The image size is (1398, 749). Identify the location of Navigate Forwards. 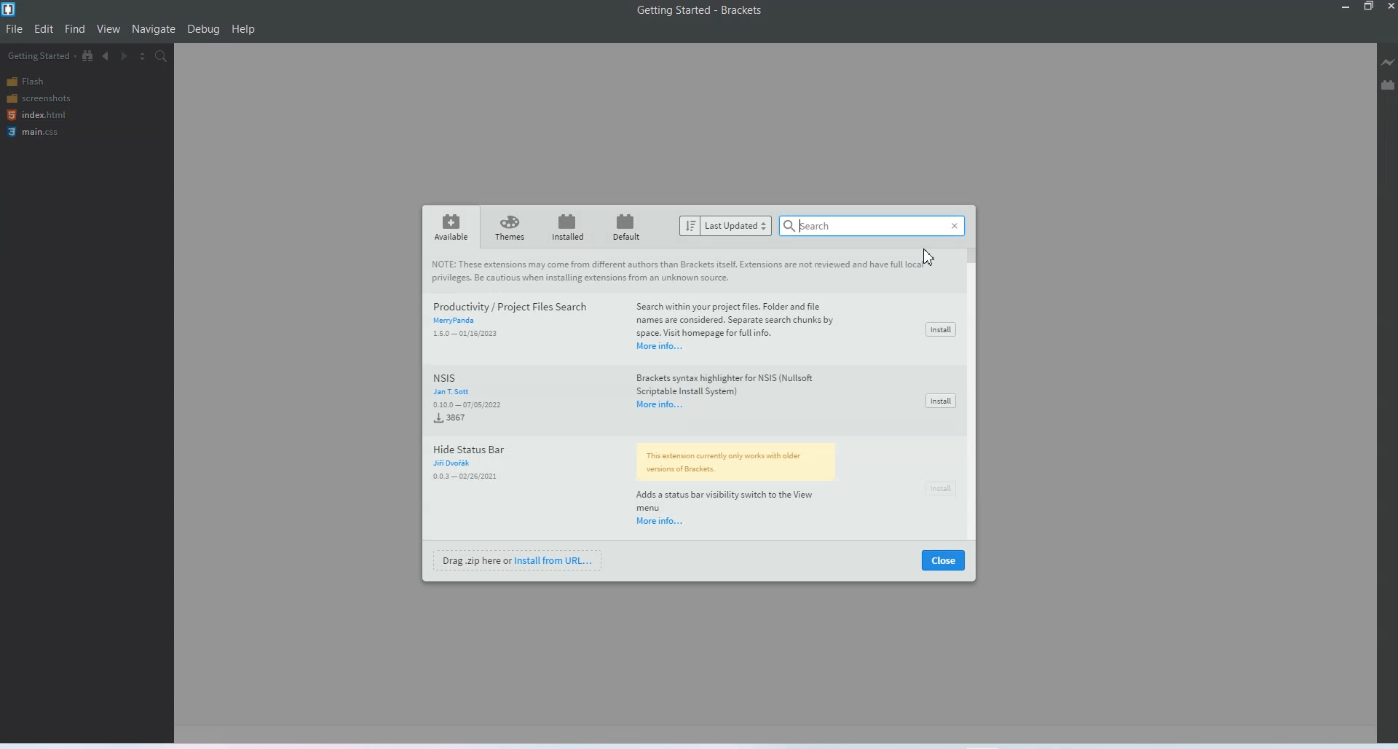
(125, 57).